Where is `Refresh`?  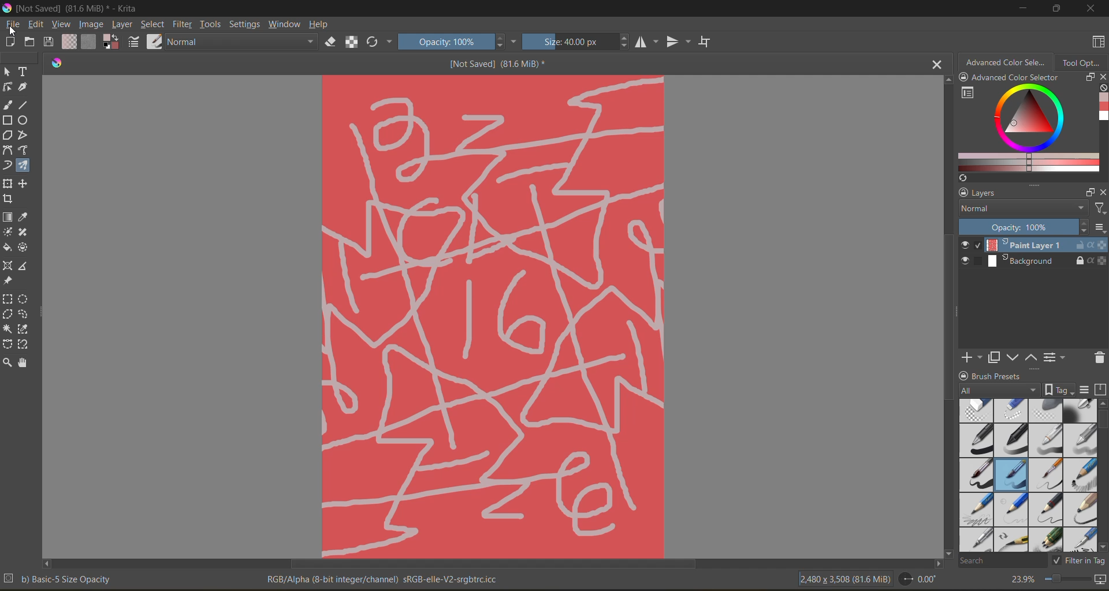 Refresh is located at coordinates (961, 178).